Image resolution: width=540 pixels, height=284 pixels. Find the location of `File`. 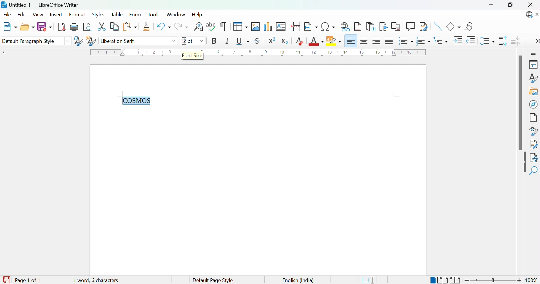

File is located at coordinates (8, 14).